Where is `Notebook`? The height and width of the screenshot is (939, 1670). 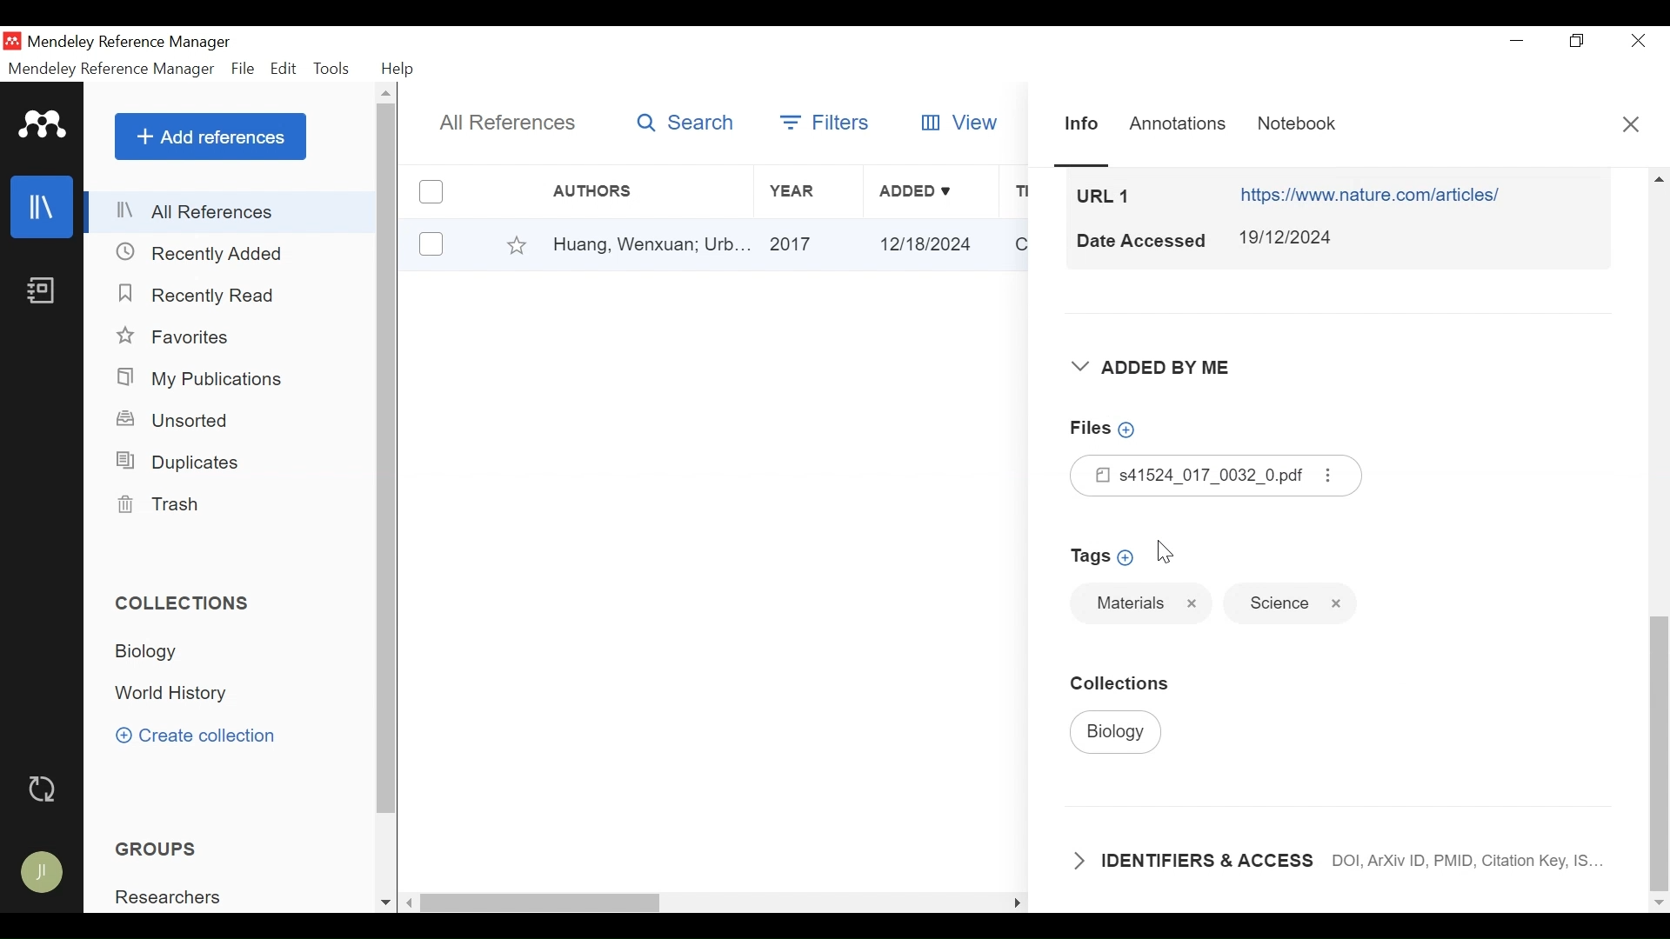
Notebook is located at coordinates (1296, 124).